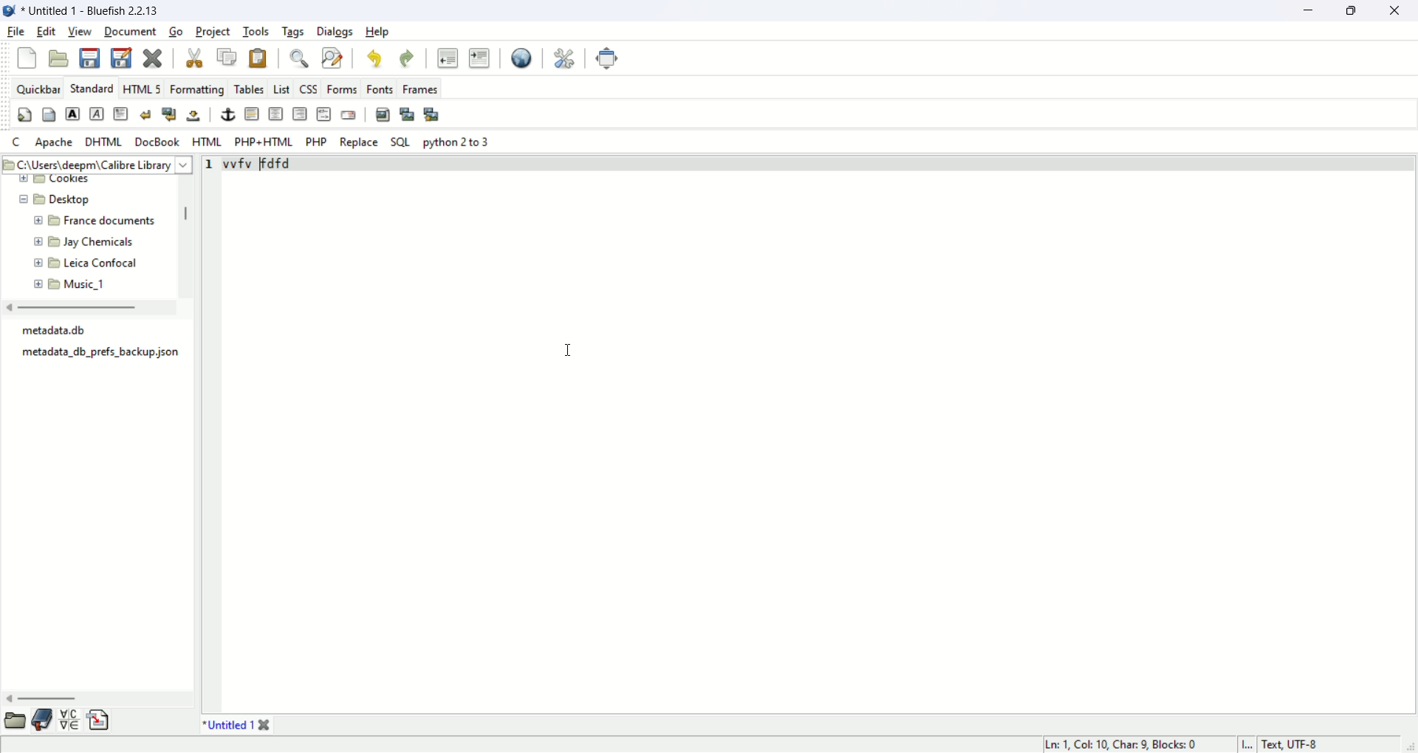 The width and height of the screenshot is (1418, 753). I want to click on css, so click(309, 91).